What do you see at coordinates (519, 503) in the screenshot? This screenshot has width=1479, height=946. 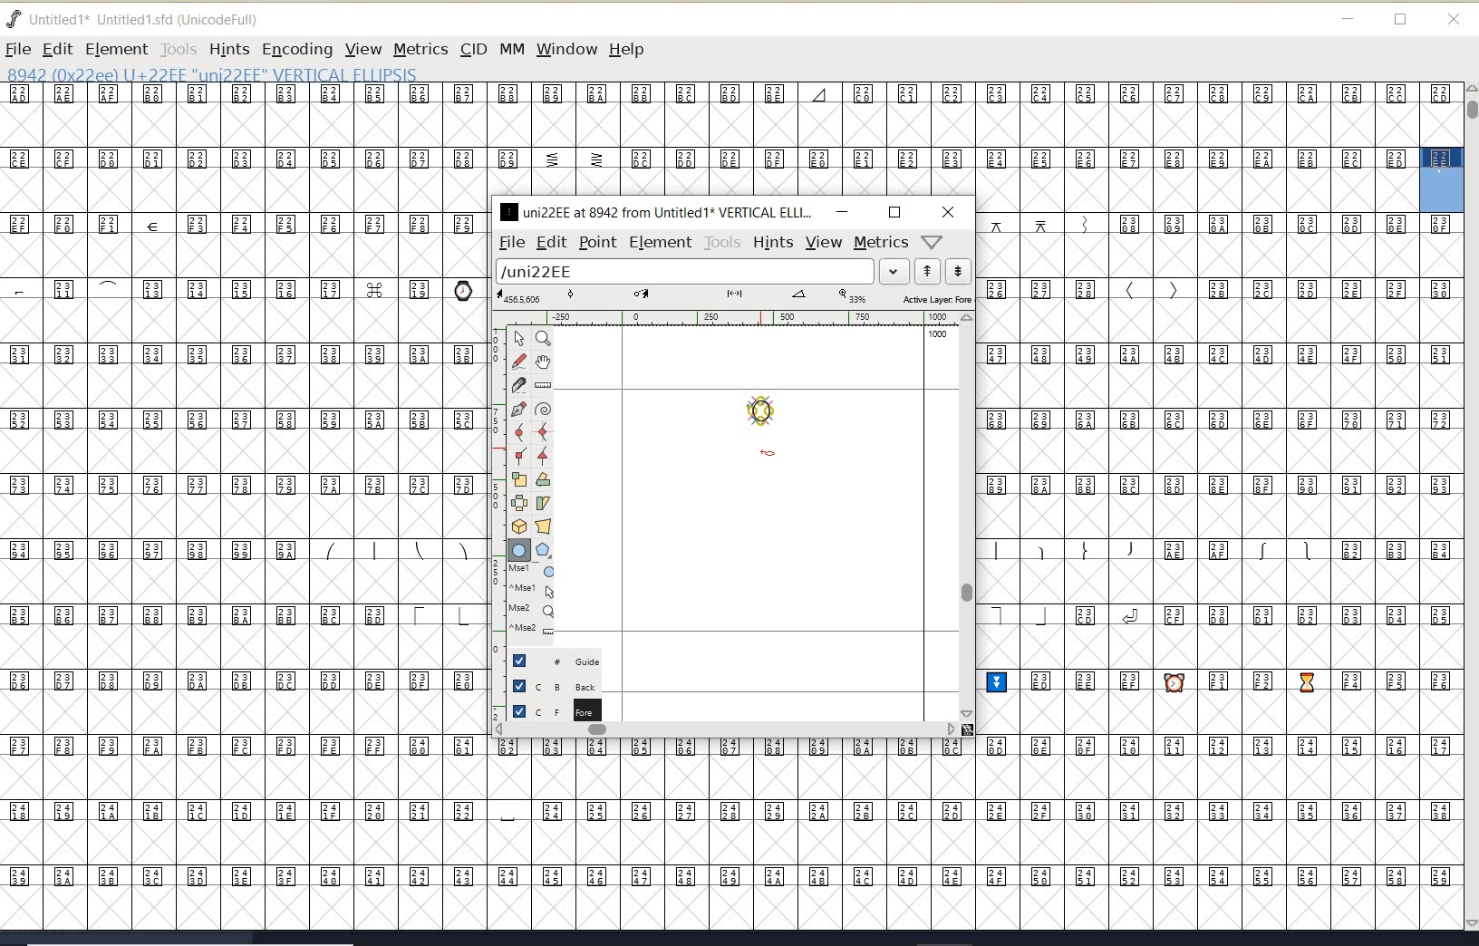 I see `flip the selection` at bounding box center [519, 503].